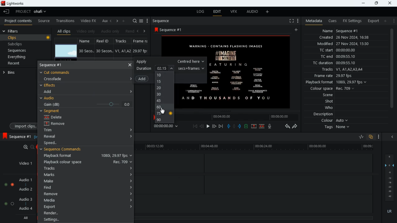 This screenshot has width=397, height=223. Describe the element at coordinates (192, 68) in the screenshot. I see `secs + frames` at that location.